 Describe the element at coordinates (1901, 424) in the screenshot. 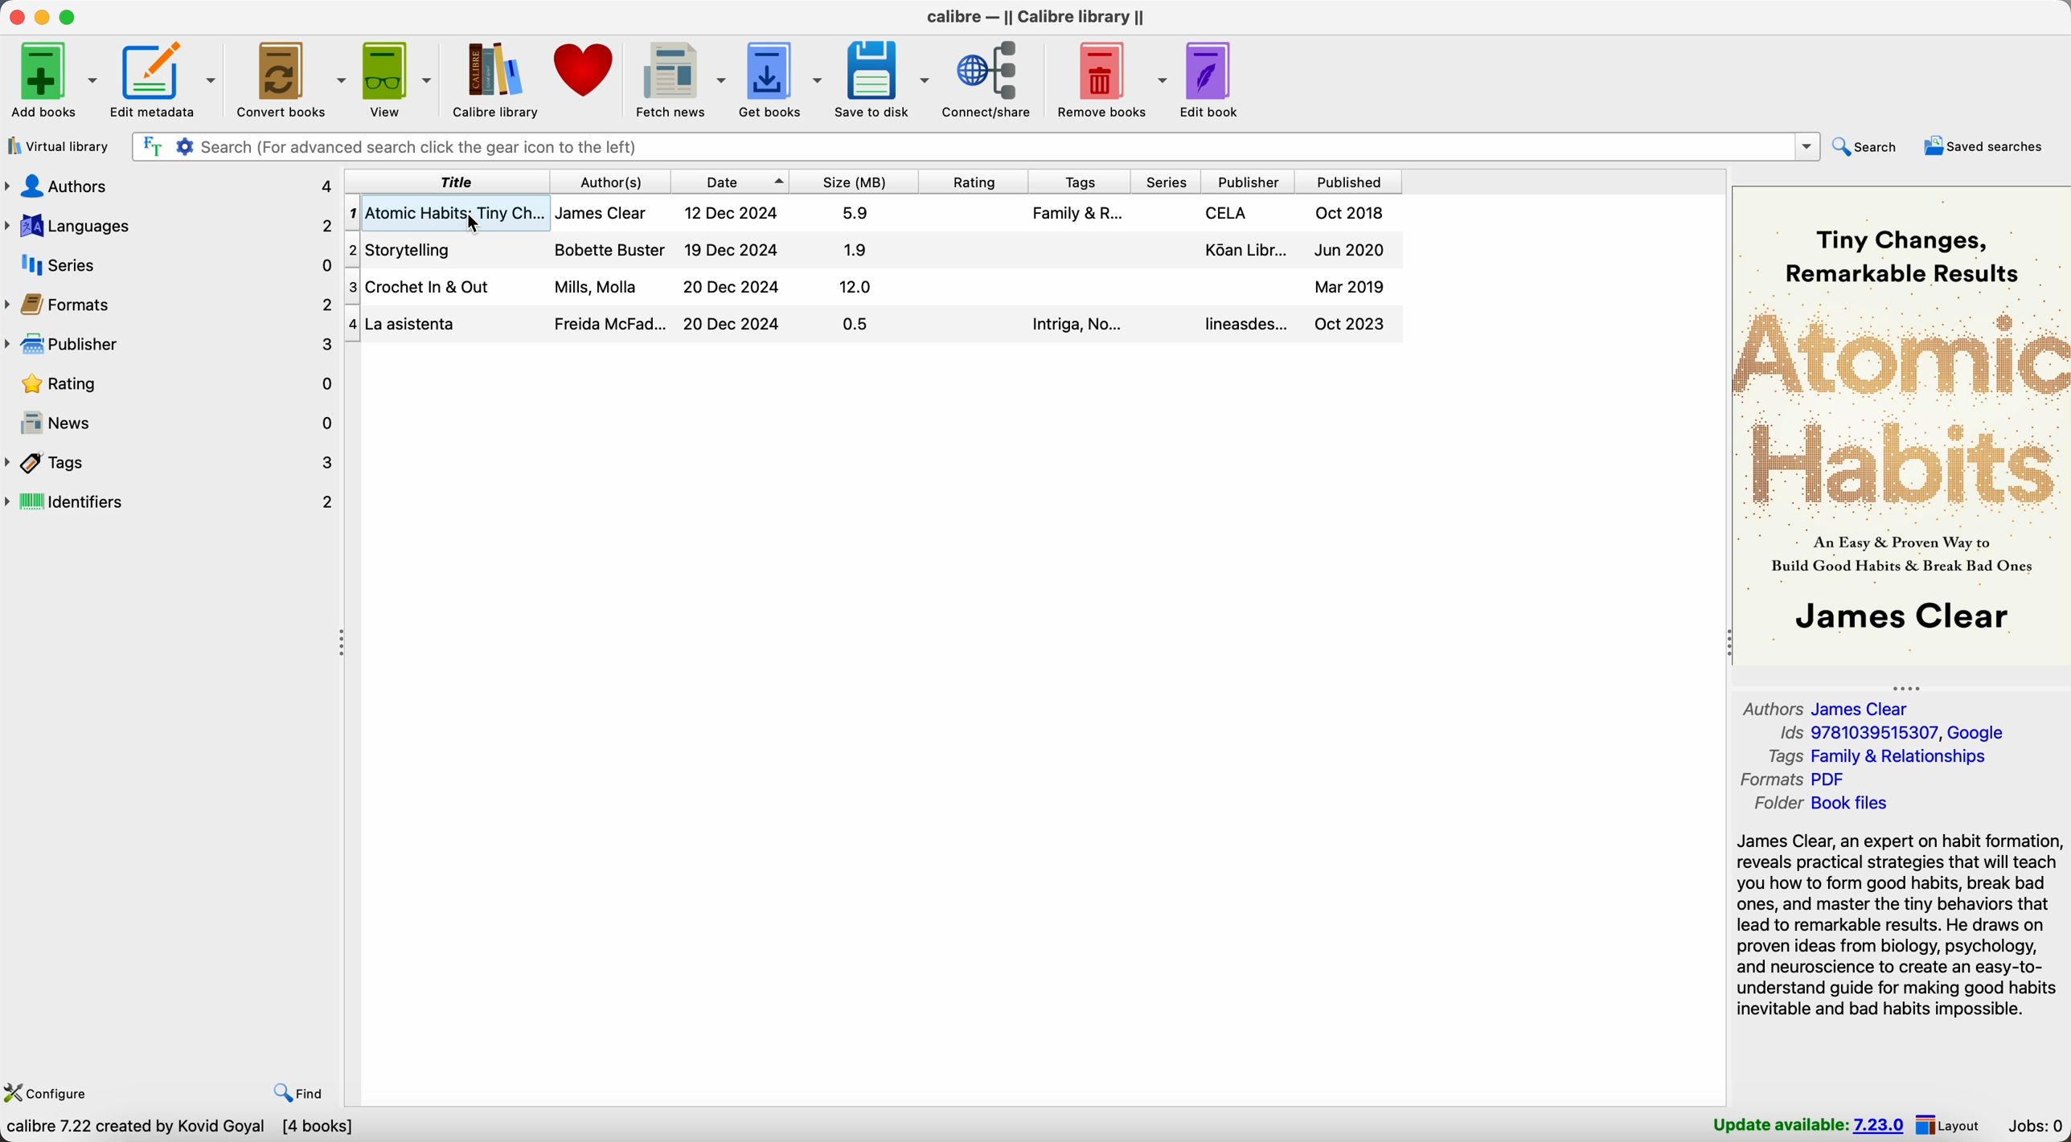

I see `book cover preview` at that location.